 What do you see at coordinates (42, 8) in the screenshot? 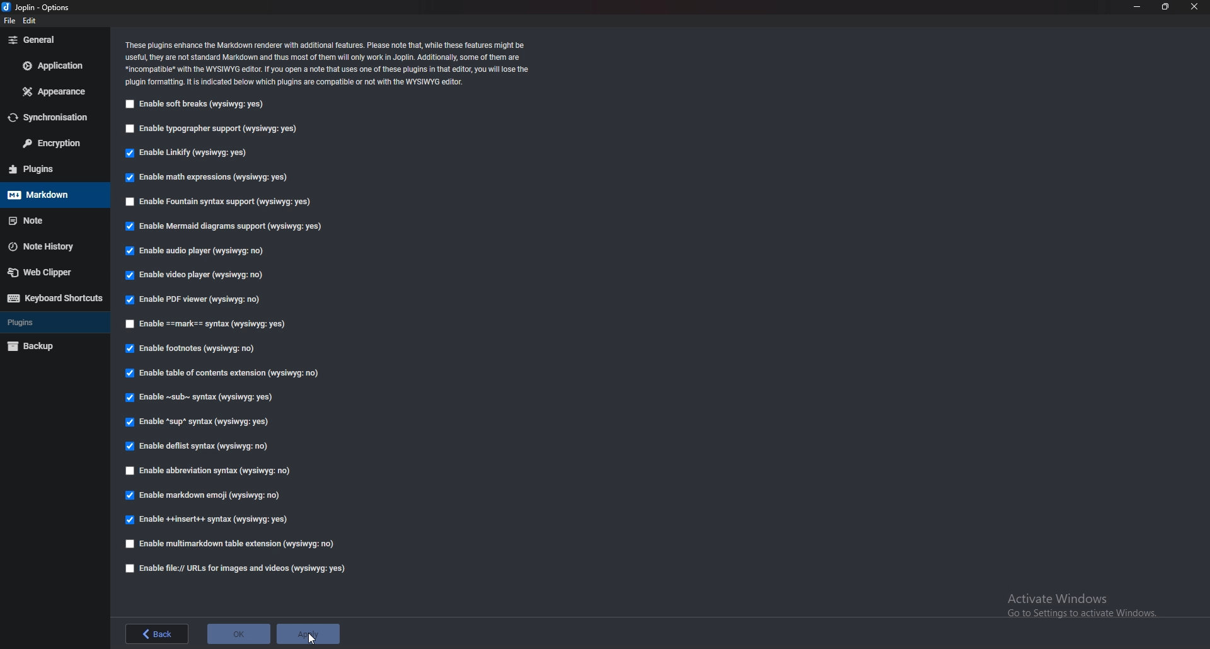
I see `options` at bounding box center [42, 8].